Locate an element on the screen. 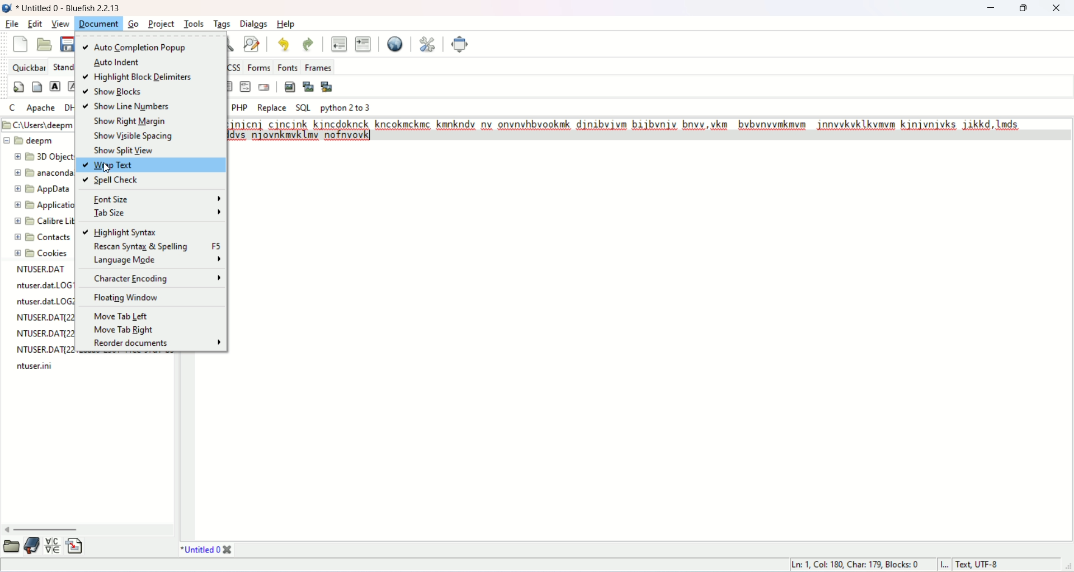  Tools is located at coordinates (192, 22).